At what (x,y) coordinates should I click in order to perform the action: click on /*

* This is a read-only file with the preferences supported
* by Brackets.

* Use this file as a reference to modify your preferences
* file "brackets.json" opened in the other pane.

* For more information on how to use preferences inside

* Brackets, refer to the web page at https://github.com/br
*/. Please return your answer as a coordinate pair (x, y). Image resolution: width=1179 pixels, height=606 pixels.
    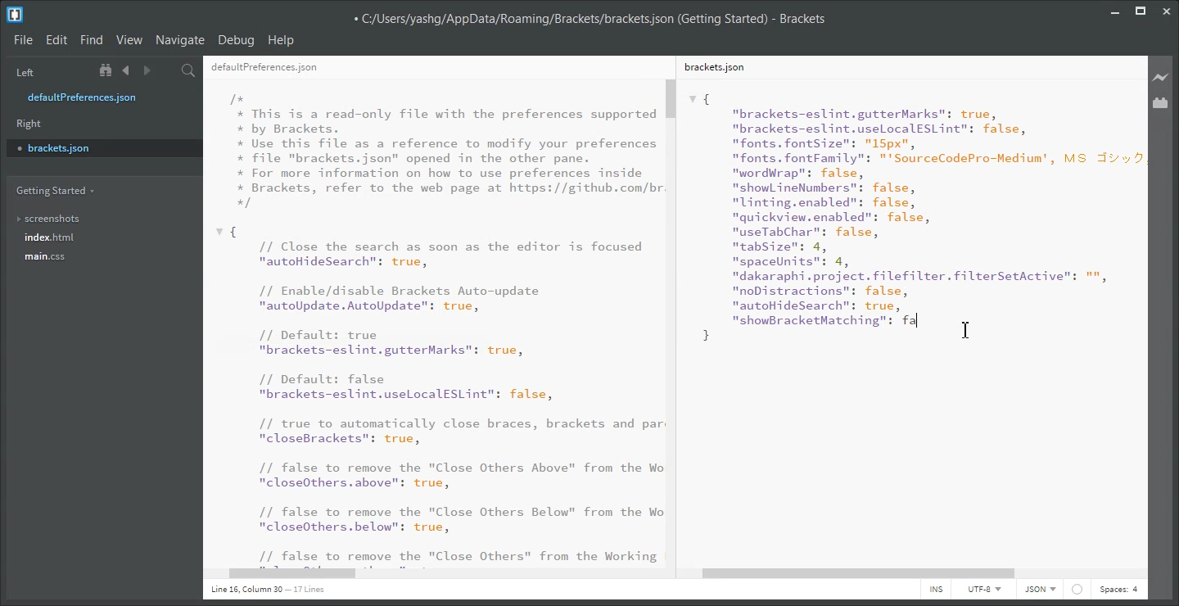
    Looking at the image, I should click on (447, 151).